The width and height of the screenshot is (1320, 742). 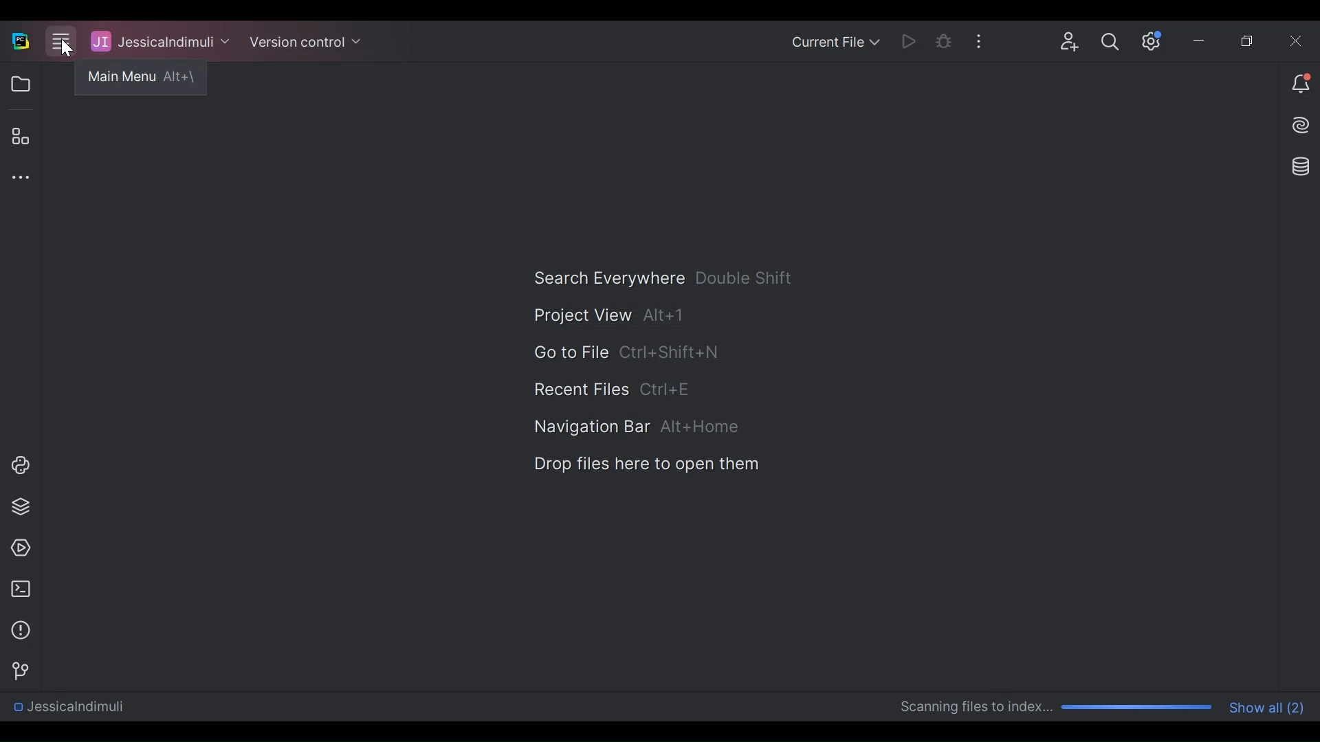 I want to click on More Tool window, so click(x=17, y=177).